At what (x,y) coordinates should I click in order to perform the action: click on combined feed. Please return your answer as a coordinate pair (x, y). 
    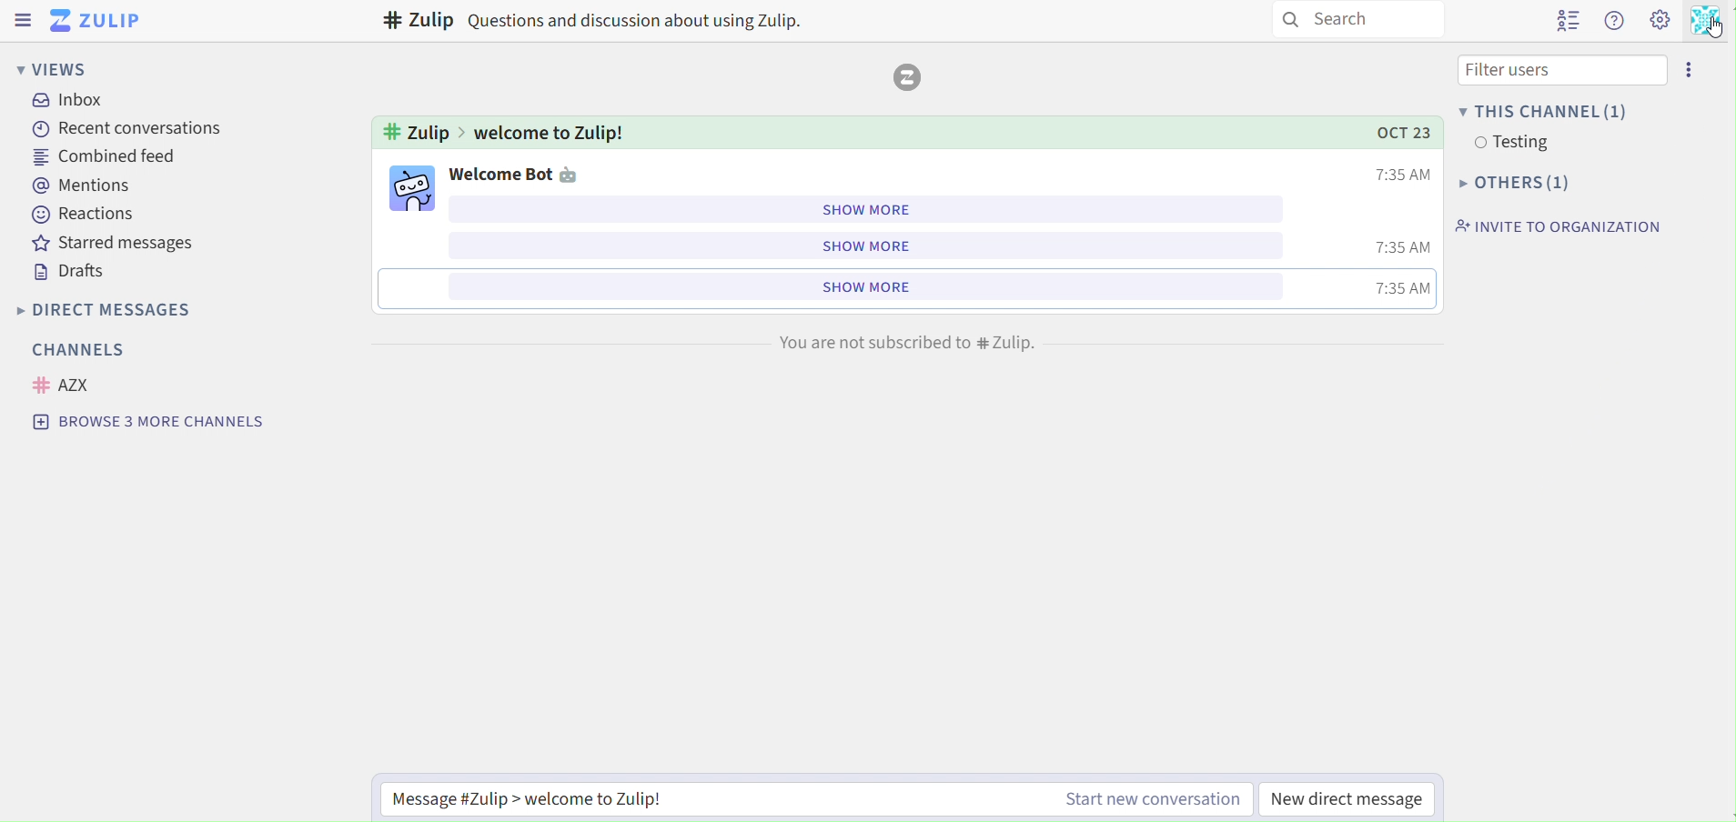
    Looking at the image, I should click on (107, 157).